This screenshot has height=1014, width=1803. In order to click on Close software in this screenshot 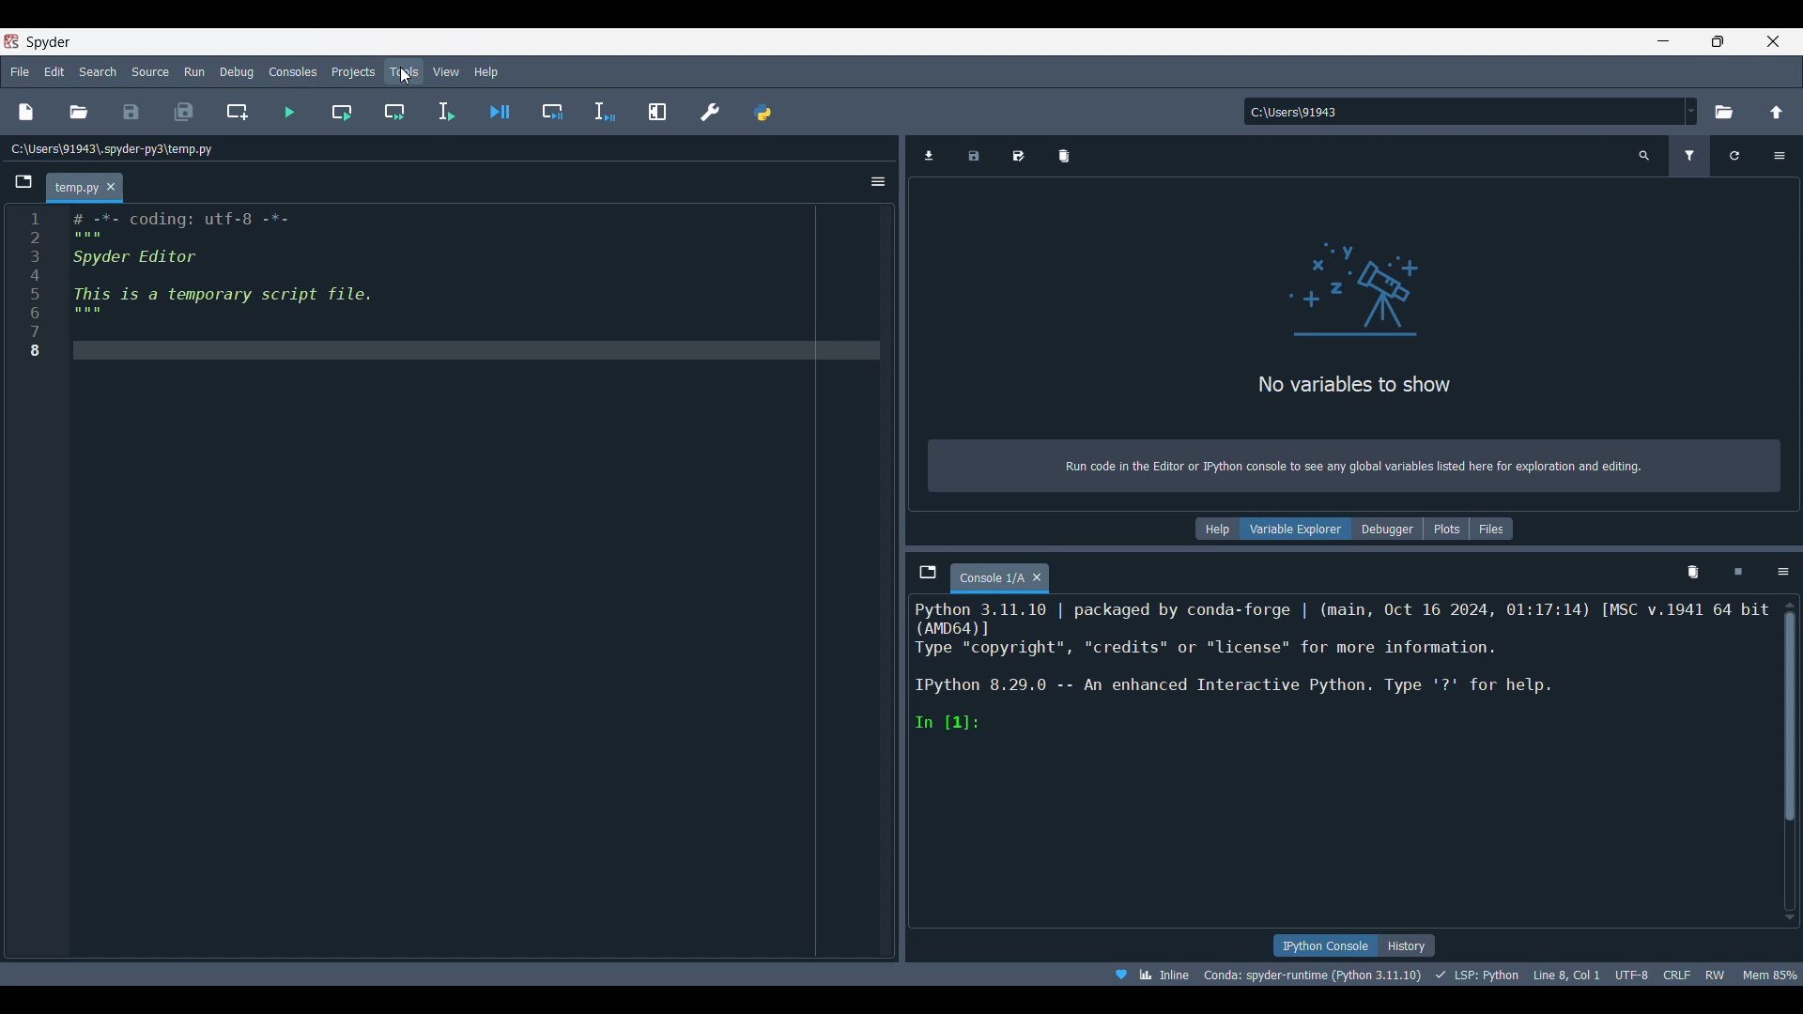, I will do `click(1774, 41)`.